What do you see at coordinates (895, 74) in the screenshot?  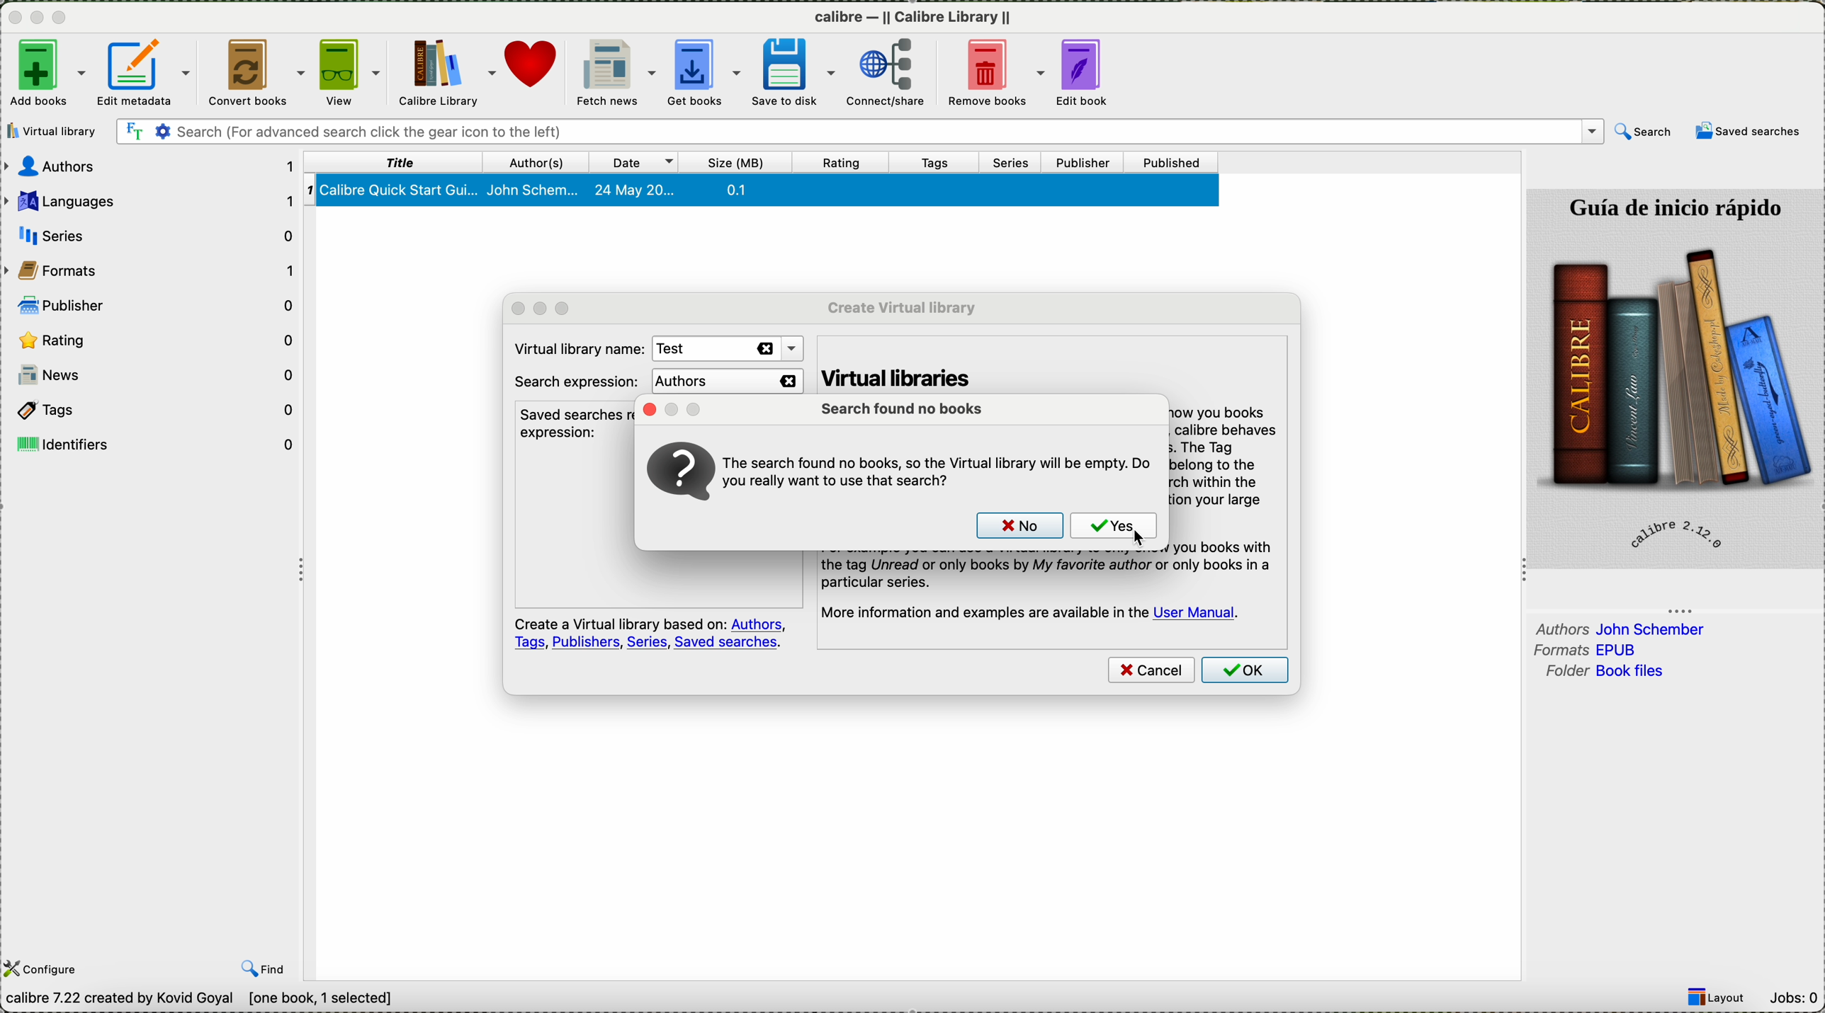 I see `connect/share` at bounding box center [895, 74].